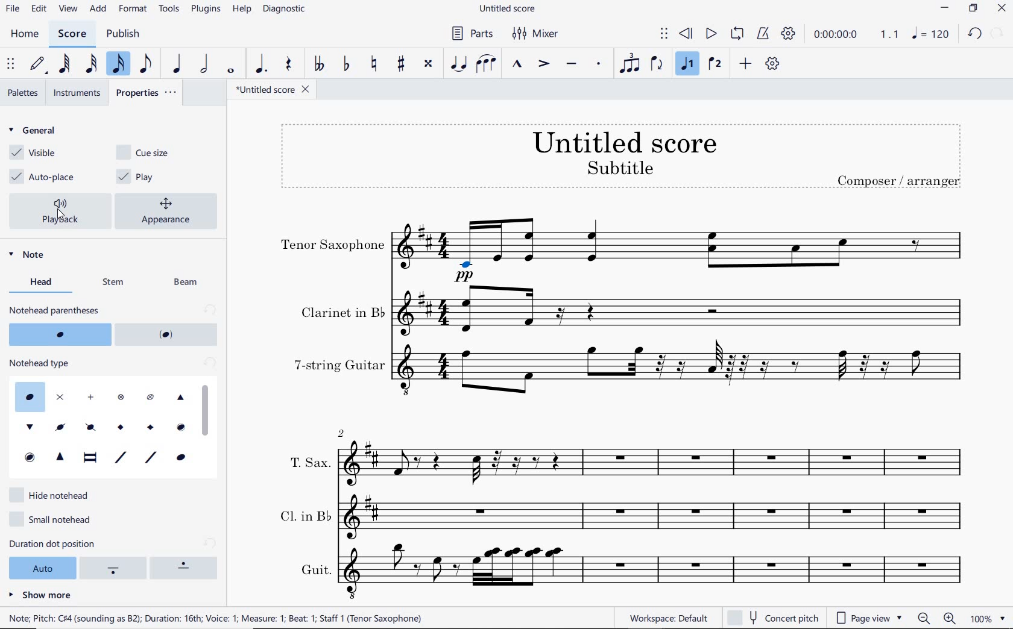 The image size is (1013, 629). What do you see at coordinates (11, 64) in the screenshot?
I see `SELECT TO MOVE` at bounding box center [11, 64].